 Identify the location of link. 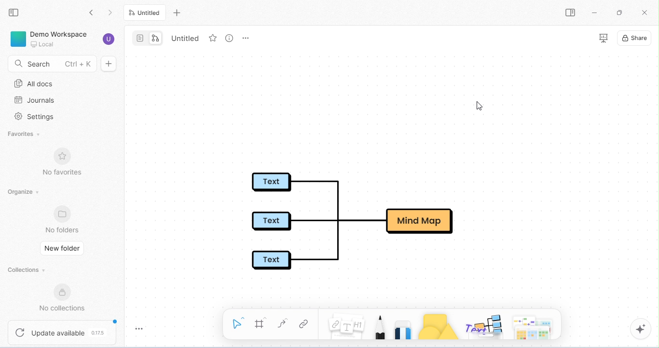
(302, 325).